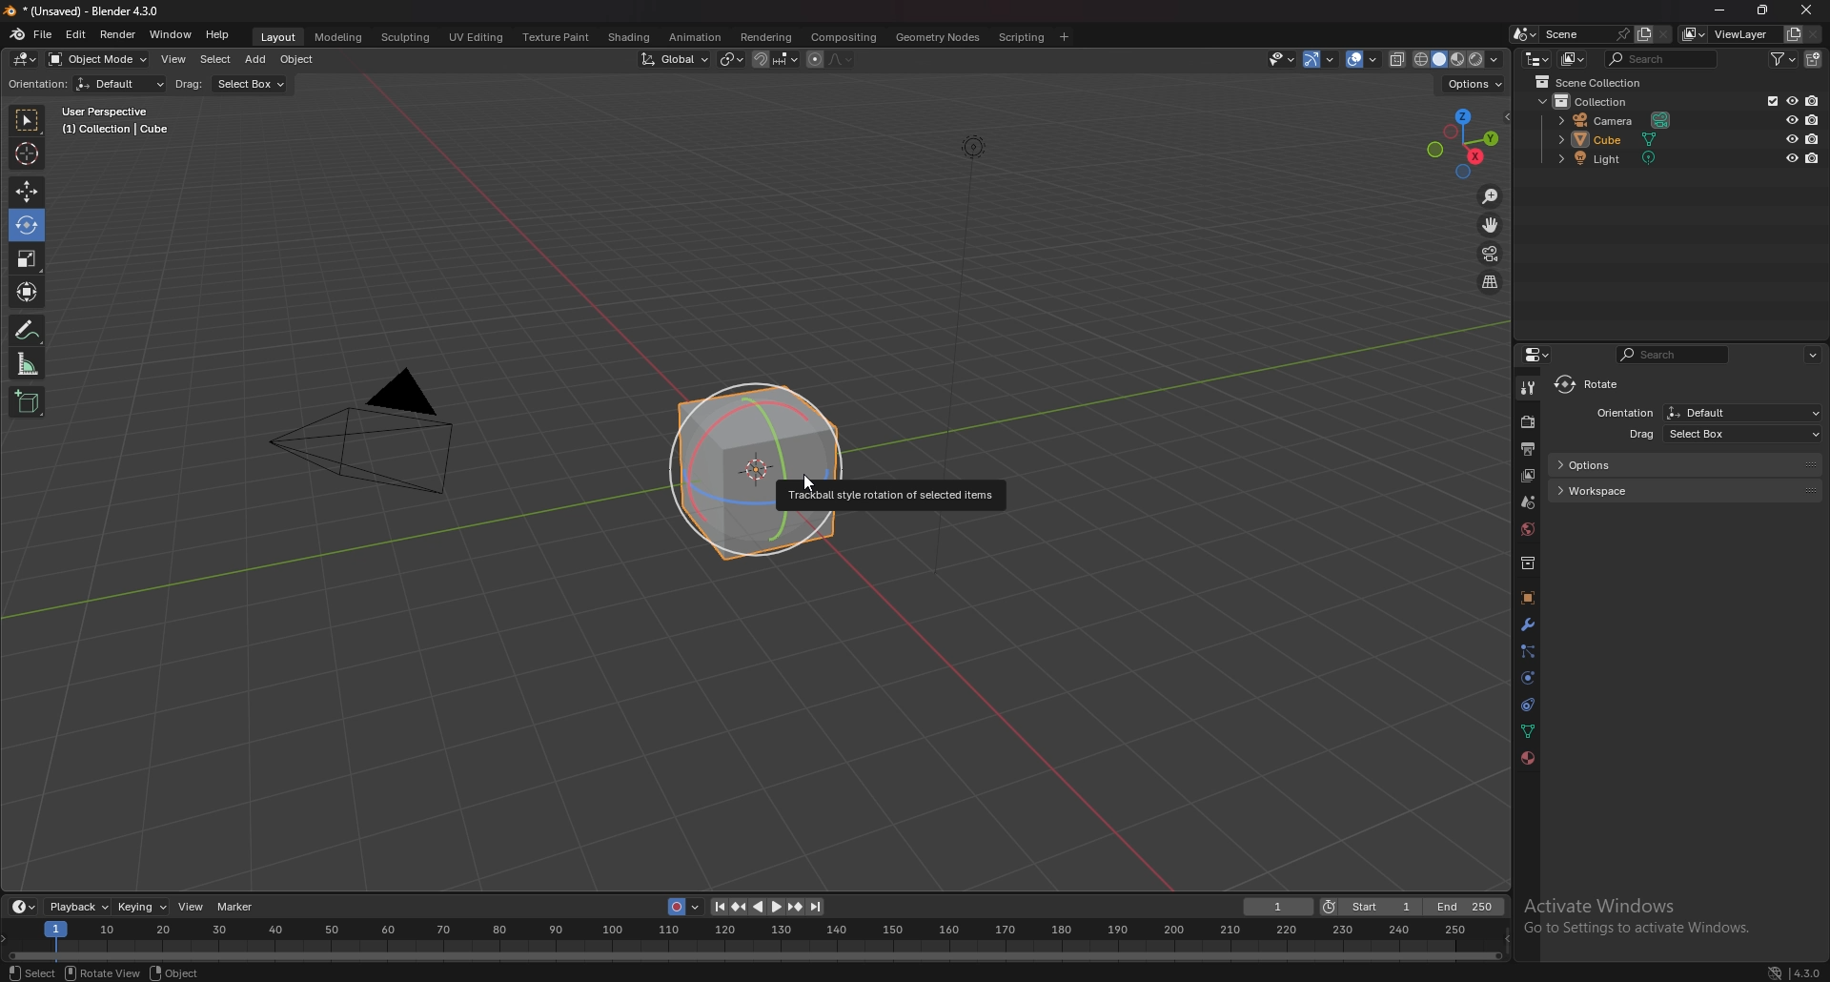  I want to click on options, so click(1815, 355).